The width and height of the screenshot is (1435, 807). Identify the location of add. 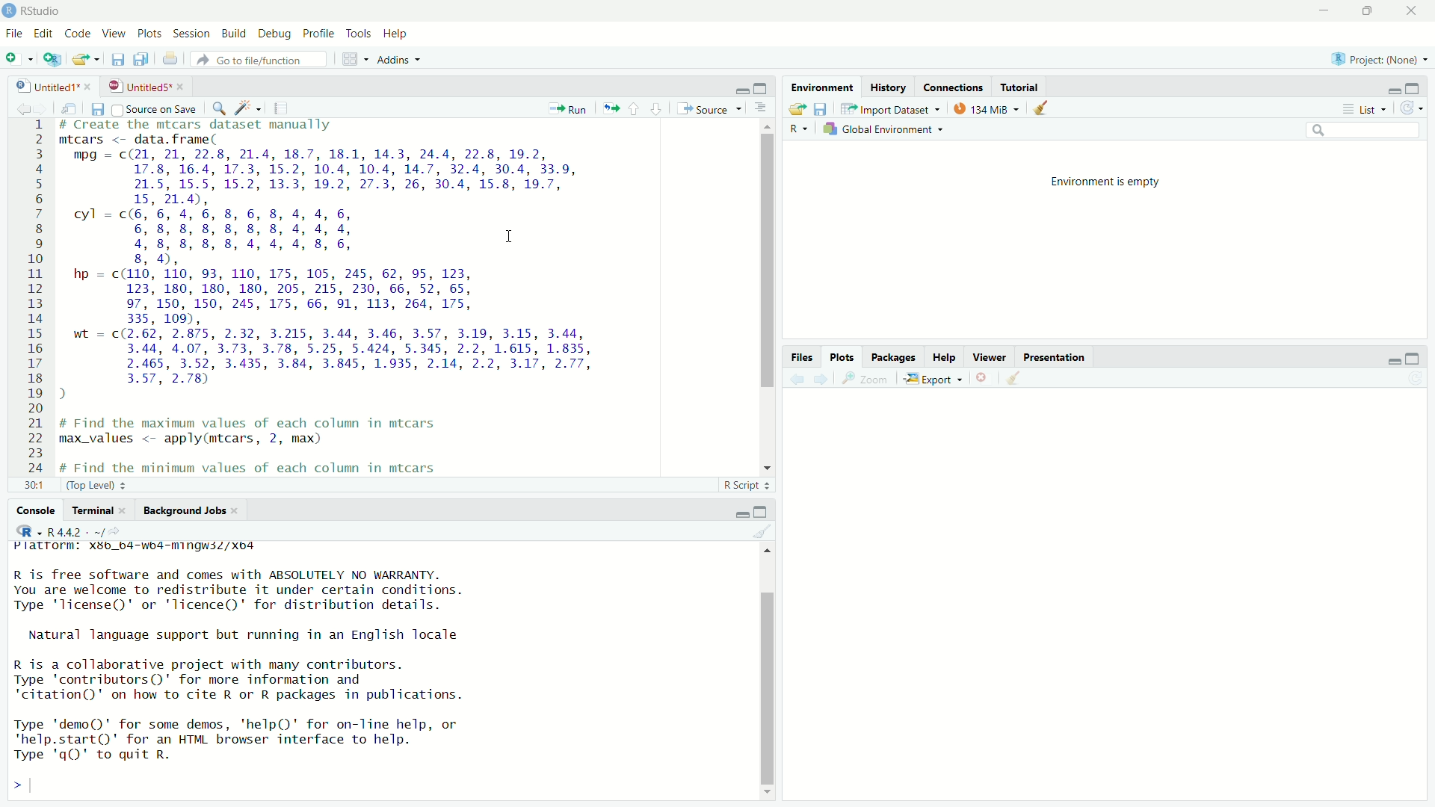
(18, 61).